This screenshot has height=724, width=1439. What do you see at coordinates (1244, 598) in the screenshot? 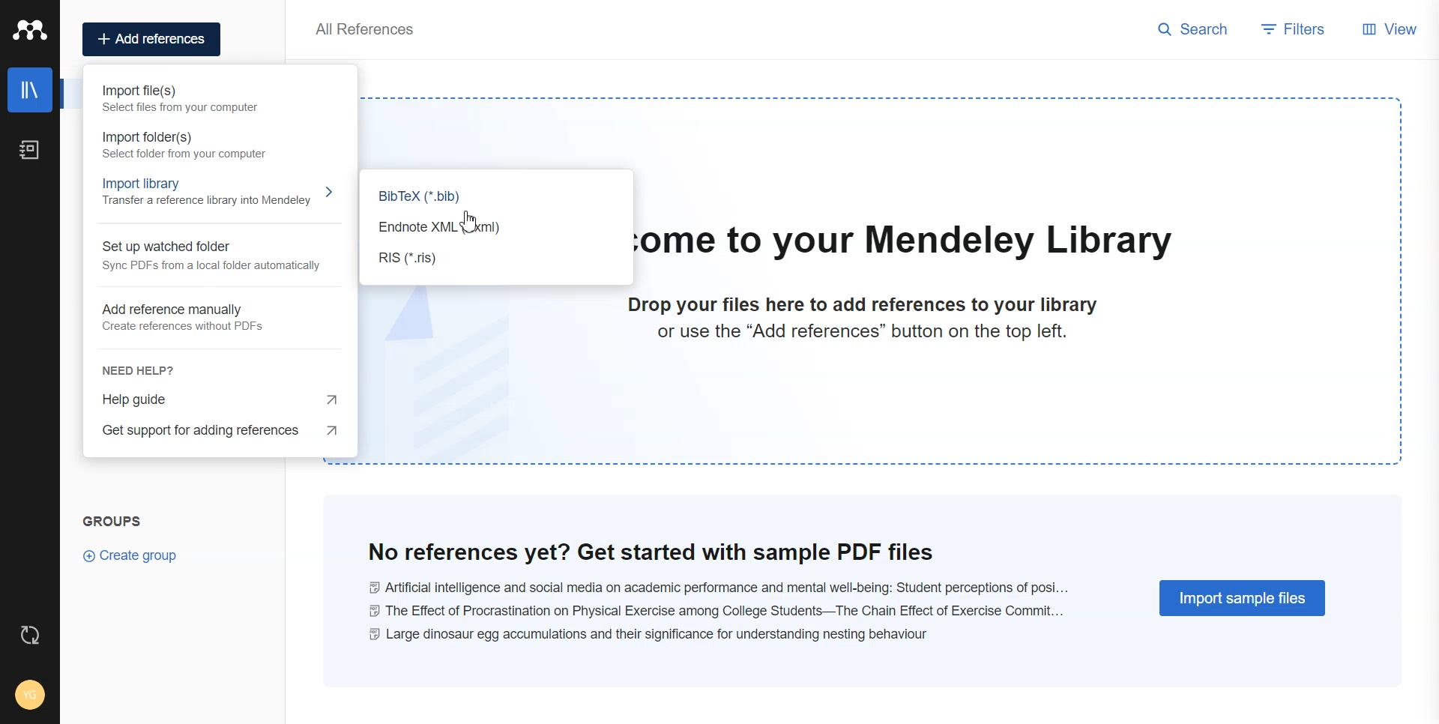
I see `Import Sample Files` at bounding box center [1244, 598].